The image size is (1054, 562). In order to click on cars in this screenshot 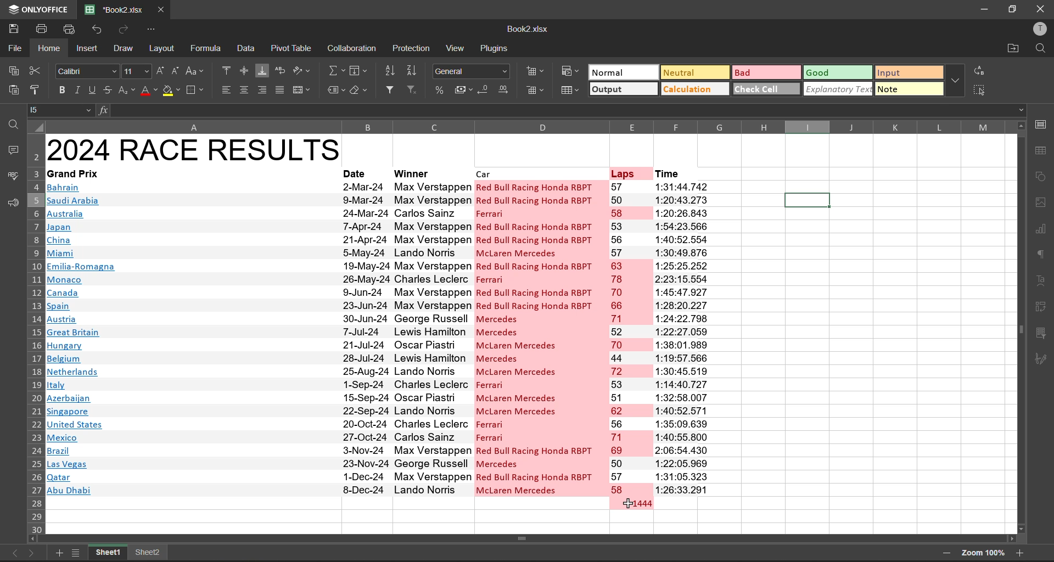, I will do `click(536, 338)`.